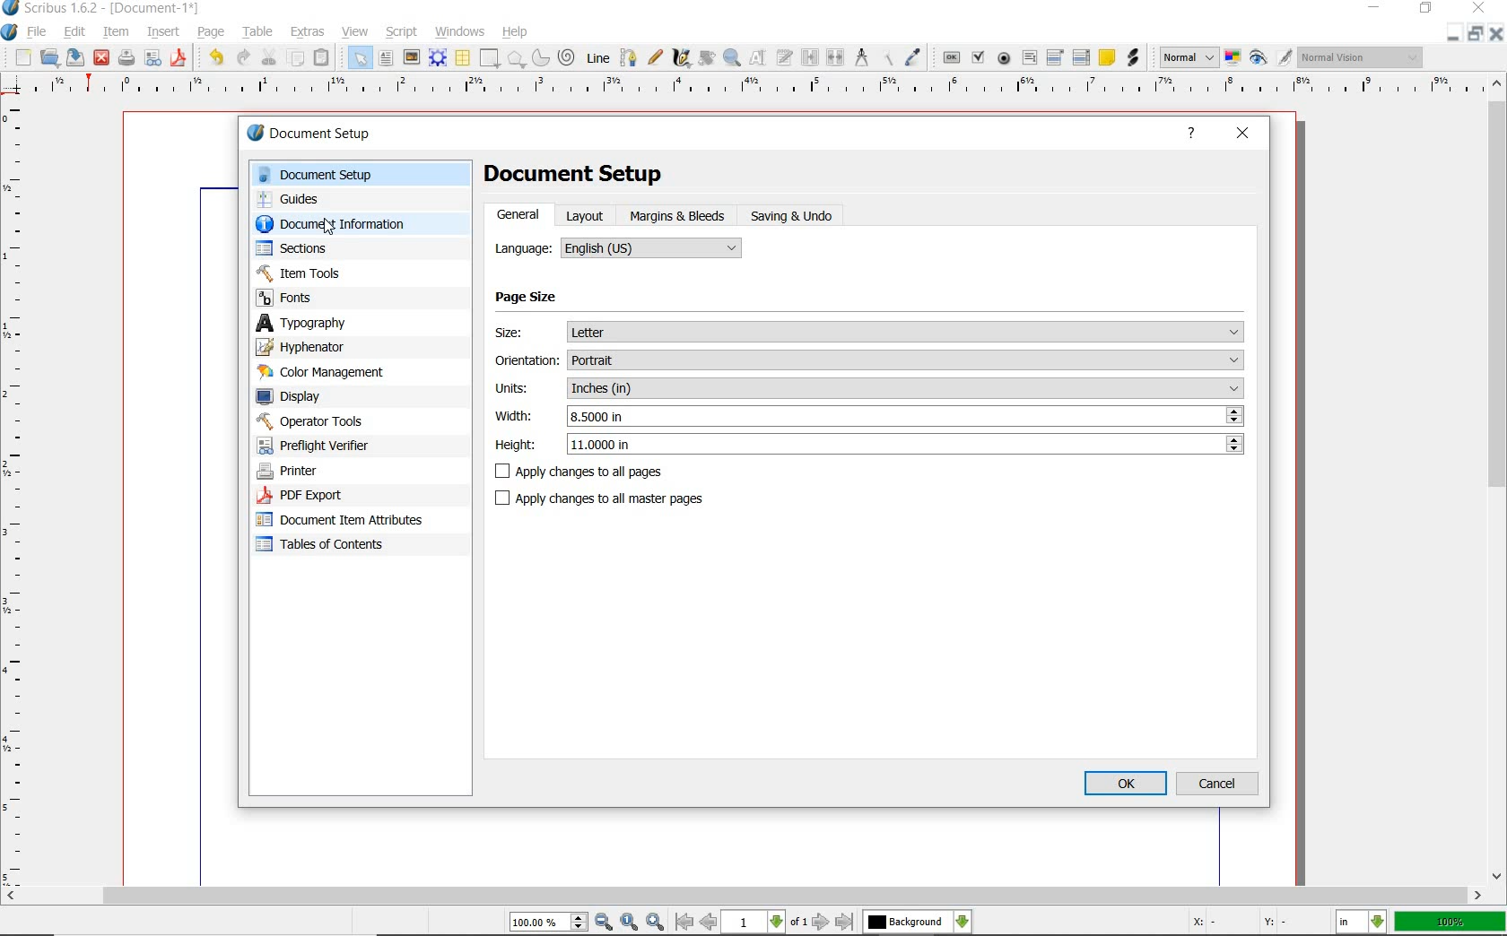 The width and height of the screenshot is (1507, 936). What do you see at coordinates (362, 57) in the screenshot?
I see `select` at bounding box center [362, 57].